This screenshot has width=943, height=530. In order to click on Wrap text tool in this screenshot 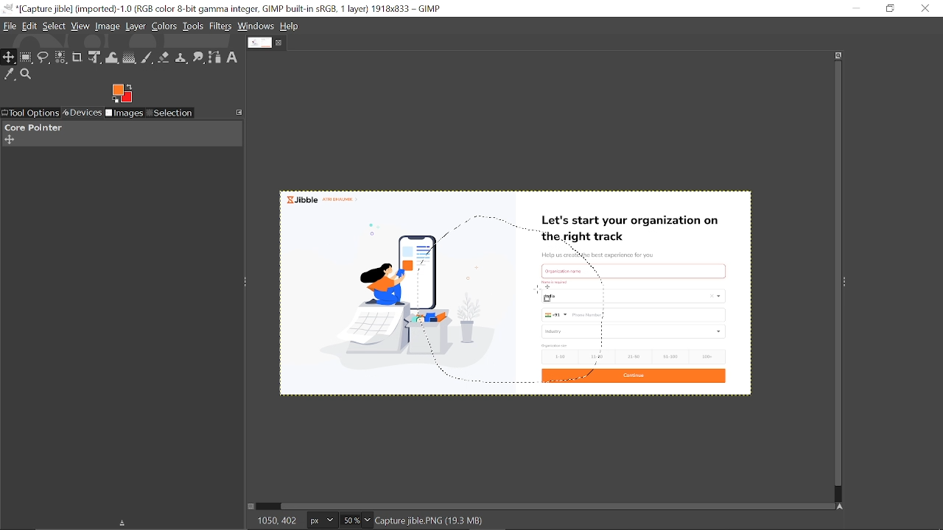, I will do `click(113, 58)`.